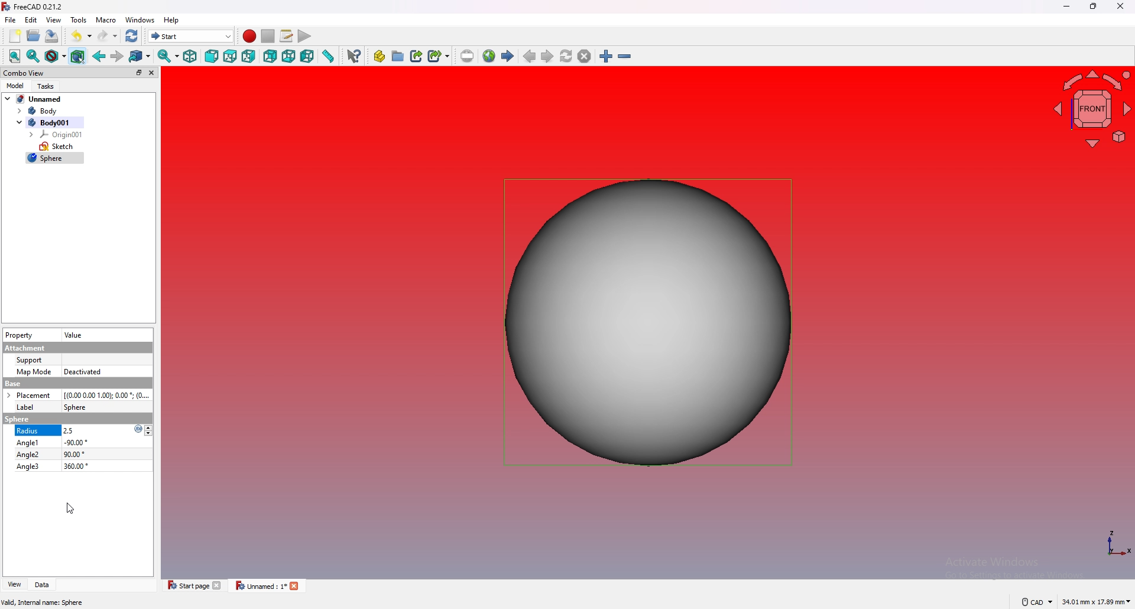 The image size is (1135, 609). Describe the element at coordinates (106, 20) in the screenshot. I see `macro` at that location.